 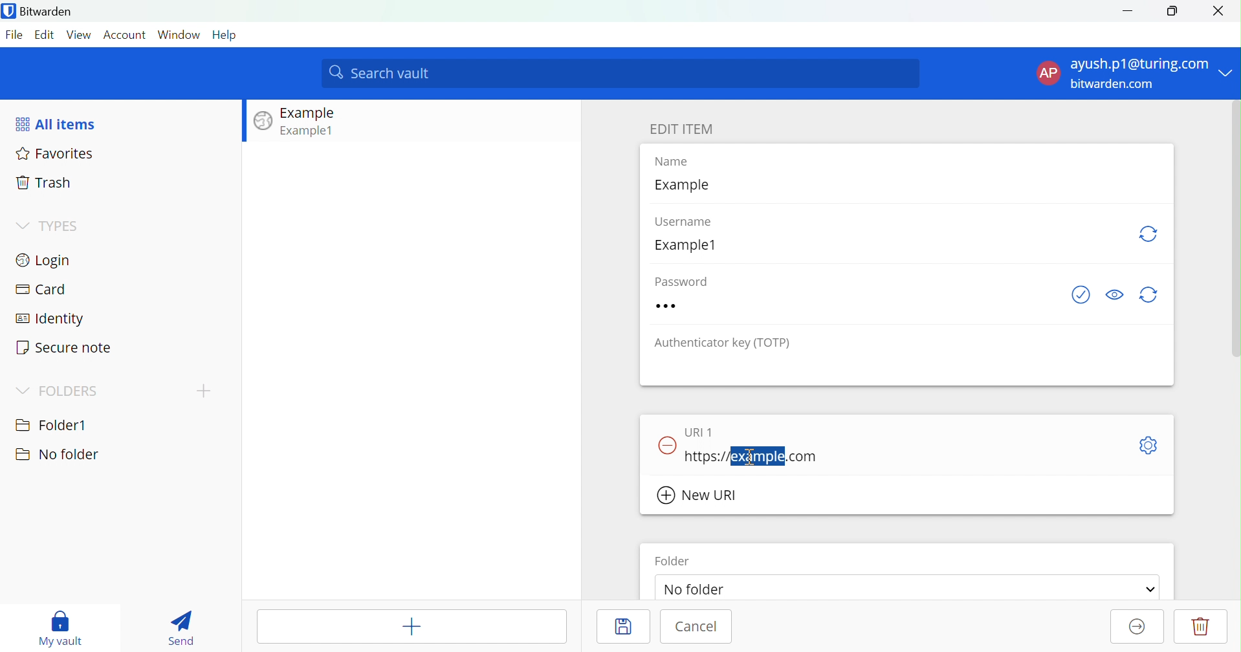 What do you see at coordinates (621, 625) in the screenshot?
I see `Save` at bounding box center [621, 625].